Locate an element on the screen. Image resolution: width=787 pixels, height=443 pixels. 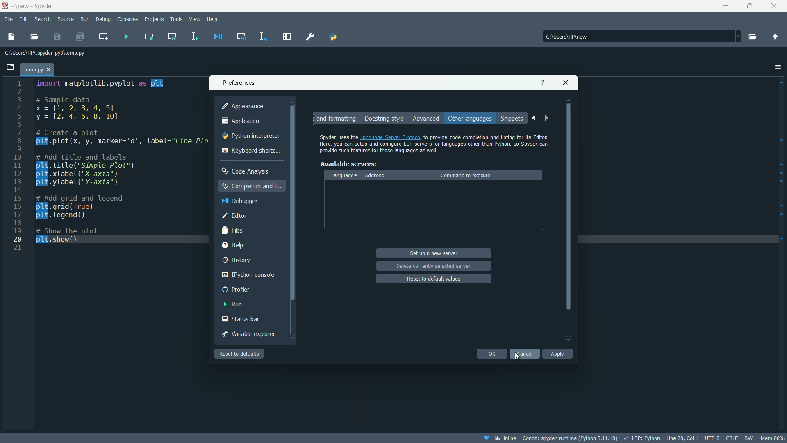
open file is located at coordinates (35, 37).